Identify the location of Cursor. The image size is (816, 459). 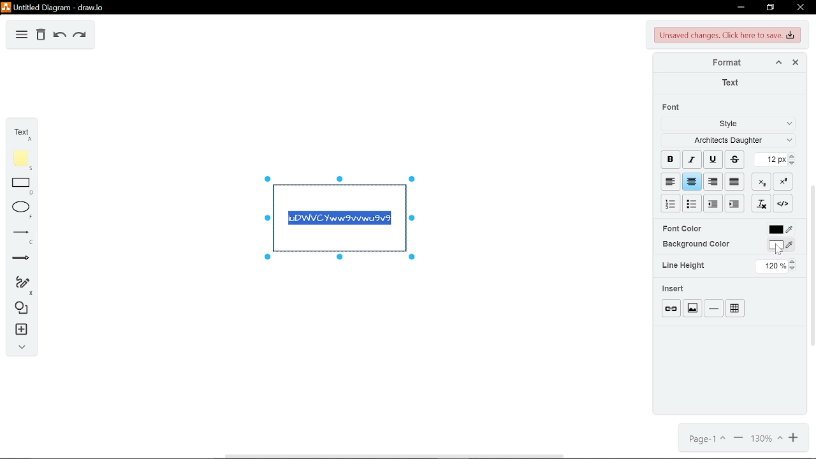
(779, 250).